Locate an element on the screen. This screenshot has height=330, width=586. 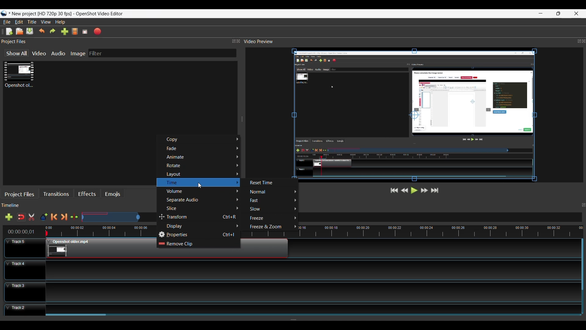
Help is located at coordinates (60, 22).